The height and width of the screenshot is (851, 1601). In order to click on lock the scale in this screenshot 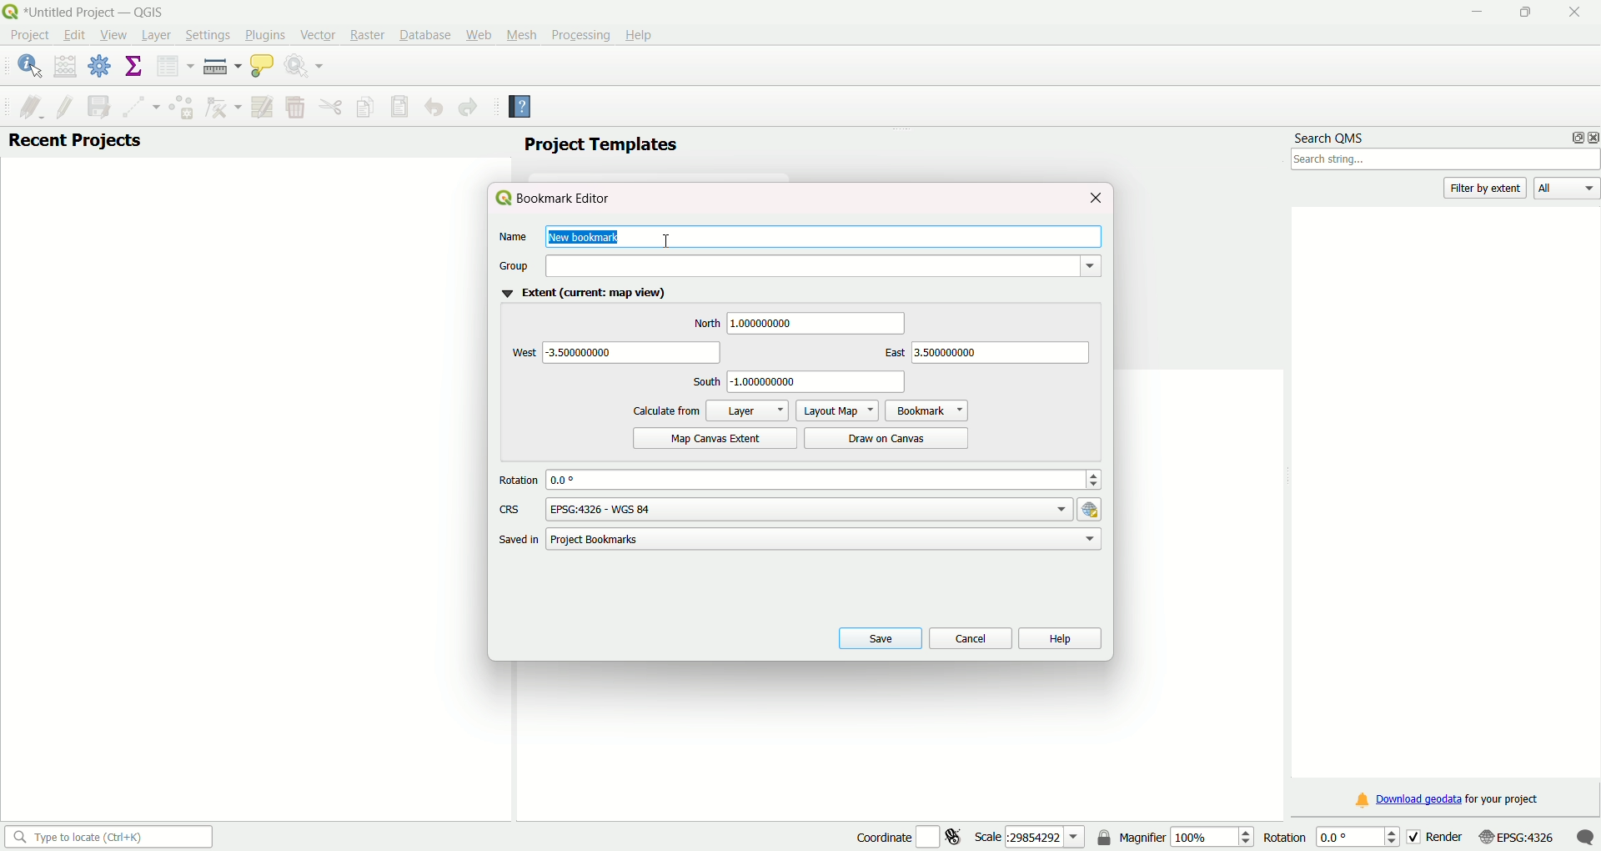, I will do `click(1105, 838)`.